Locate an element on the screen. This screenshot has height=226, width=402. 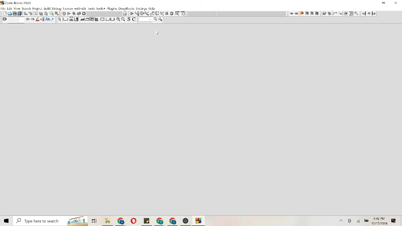
Information is located at coordinates (183, 14).